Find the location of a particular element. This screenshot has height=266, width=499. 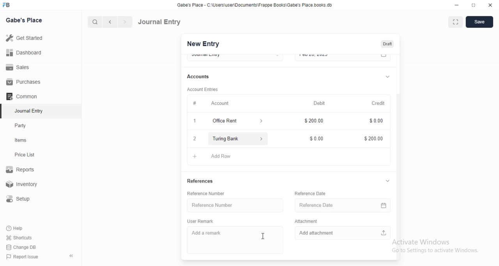

cursor is located at coordinates (265, 236).